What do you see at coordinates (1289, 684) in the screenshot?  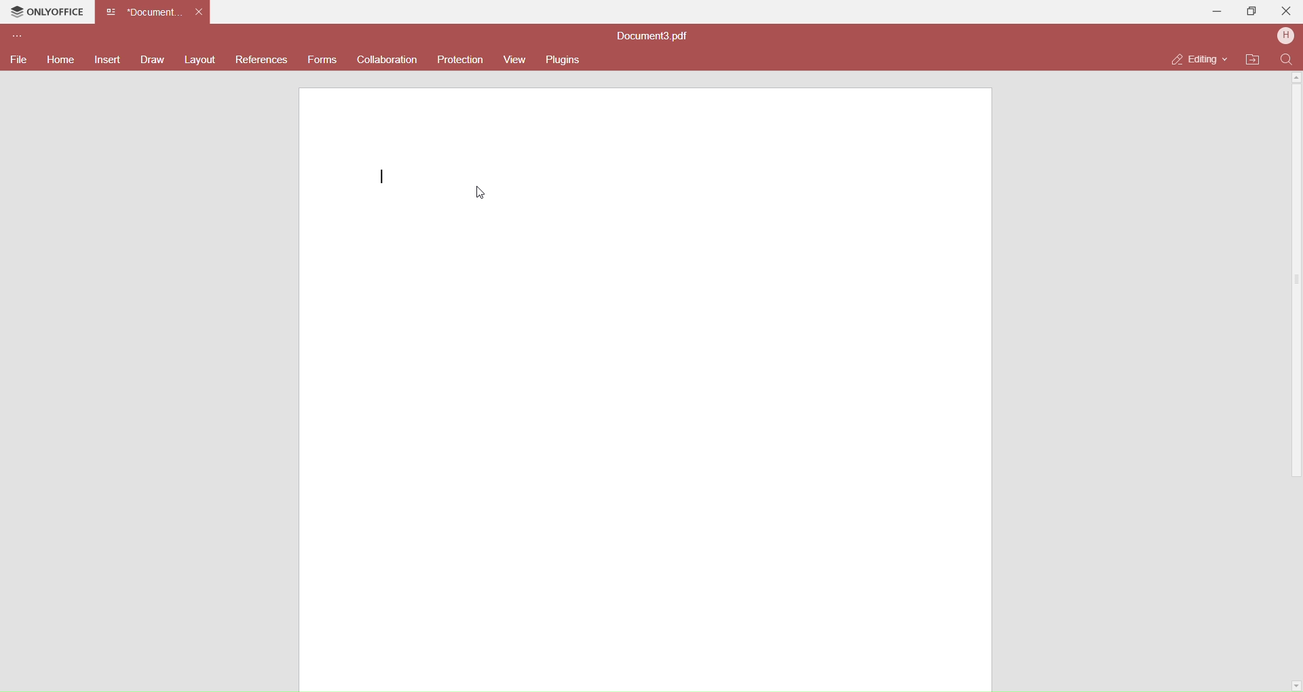 I see `down scroll bar` at bounding box center [1289, 684].